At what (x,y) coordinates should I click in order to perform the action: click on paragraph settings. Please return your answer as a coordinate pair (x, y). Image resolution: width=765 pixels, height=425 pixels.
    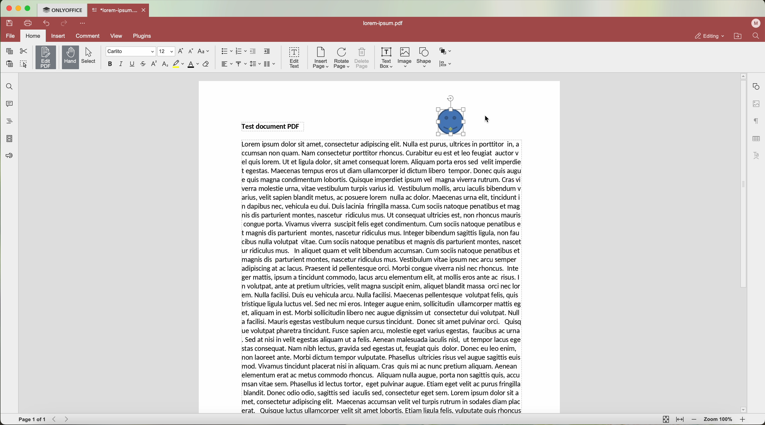
    Looking at the image, I should click on (755, 121).